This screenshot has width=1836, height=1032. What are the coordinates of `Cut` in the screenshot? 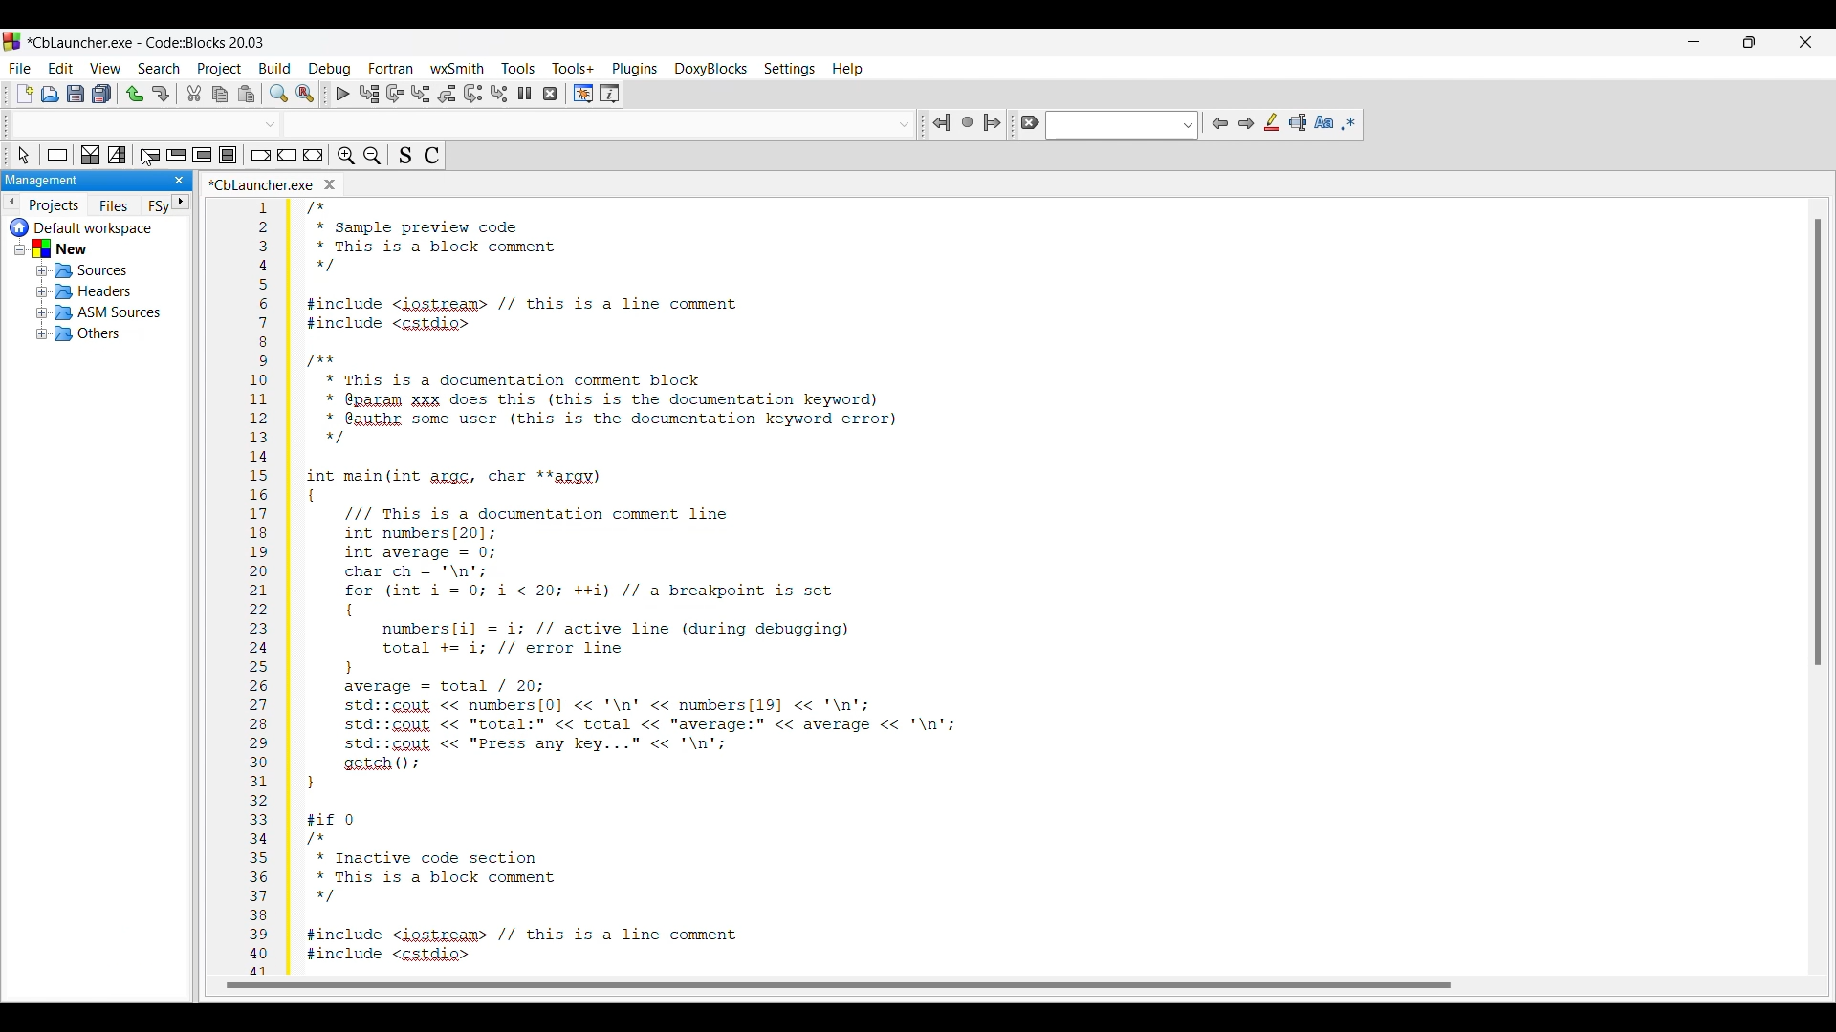 It's located at (194, 93).